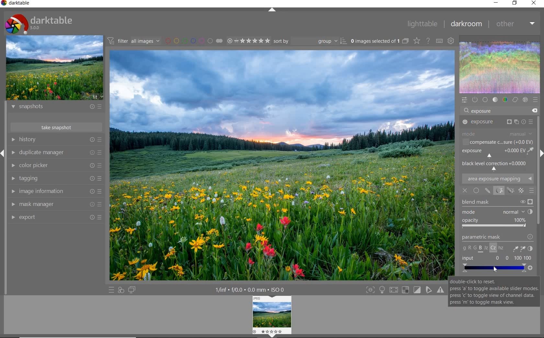  I want to click on image preview, so click(55, 68).